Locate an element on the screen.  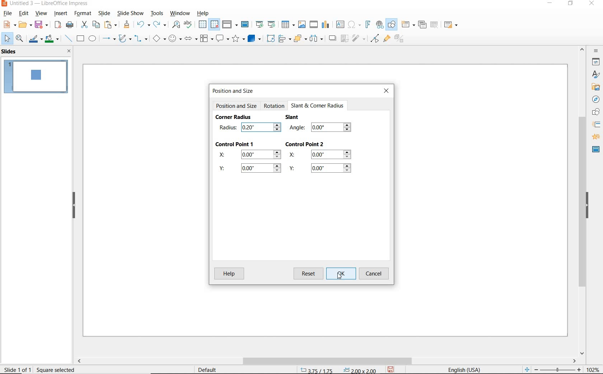
insert frontwork text is located at coordinates (368, 25).